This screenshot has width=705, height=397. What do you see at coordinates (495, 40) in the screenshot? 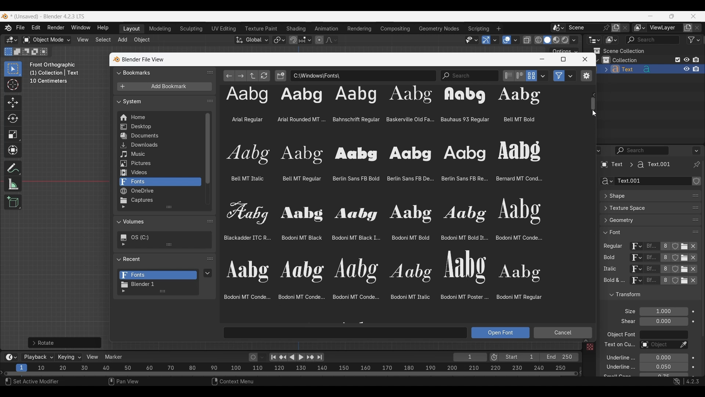
I see `Gizmos` at bounding box center [495, 40].